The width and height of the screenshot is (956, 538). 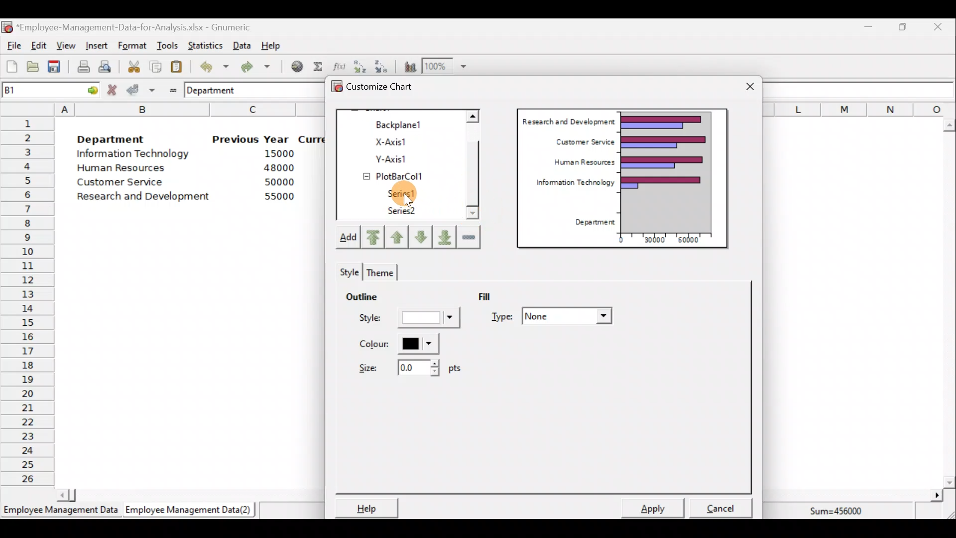 I want to click on View, so click(x=65, y=46).